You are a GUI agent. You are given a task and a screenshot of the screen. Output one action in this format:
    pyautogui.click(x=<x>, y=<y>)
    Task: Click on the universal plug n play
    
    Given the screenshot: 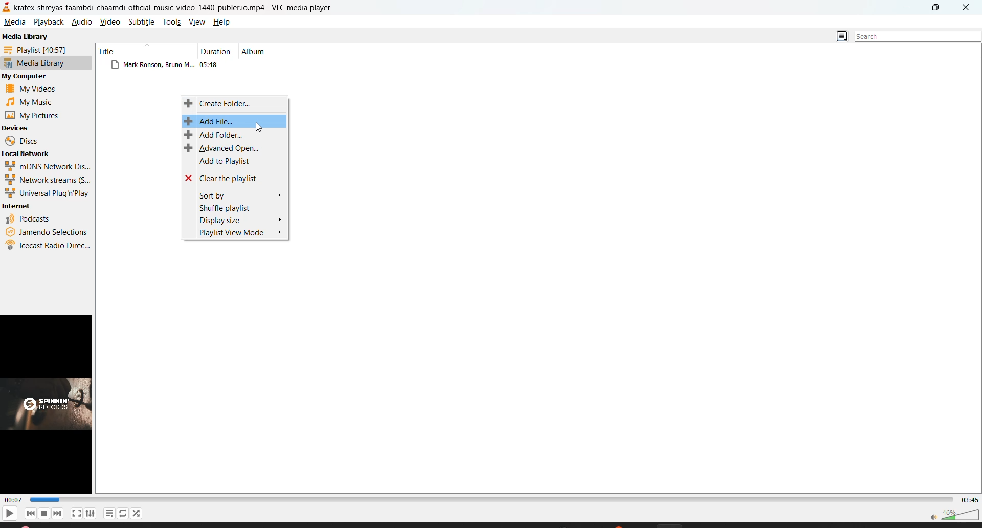 What is the action you would take?
    pyautogui.click(x=46, y=193)
    